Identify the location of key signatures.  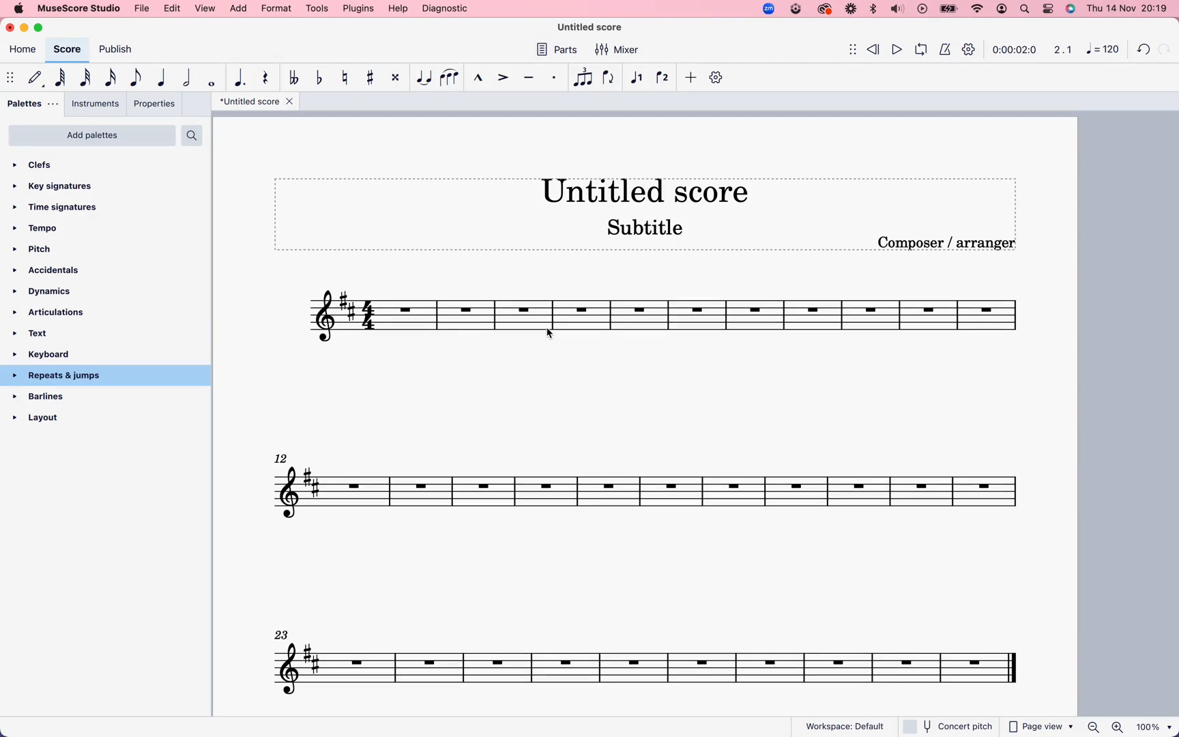
(60, 187).